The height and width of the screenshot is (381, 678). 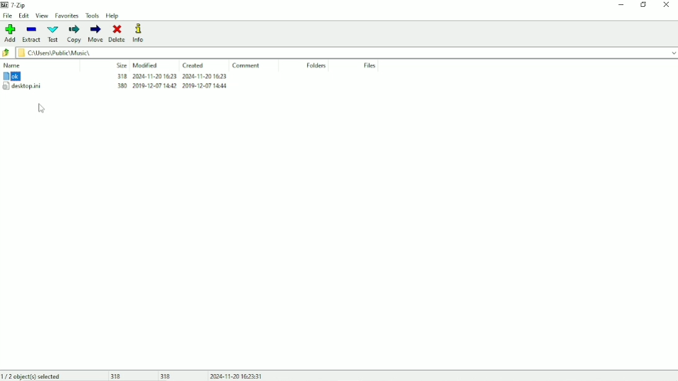 I want to click on Tools, so click(x=93, y=16).